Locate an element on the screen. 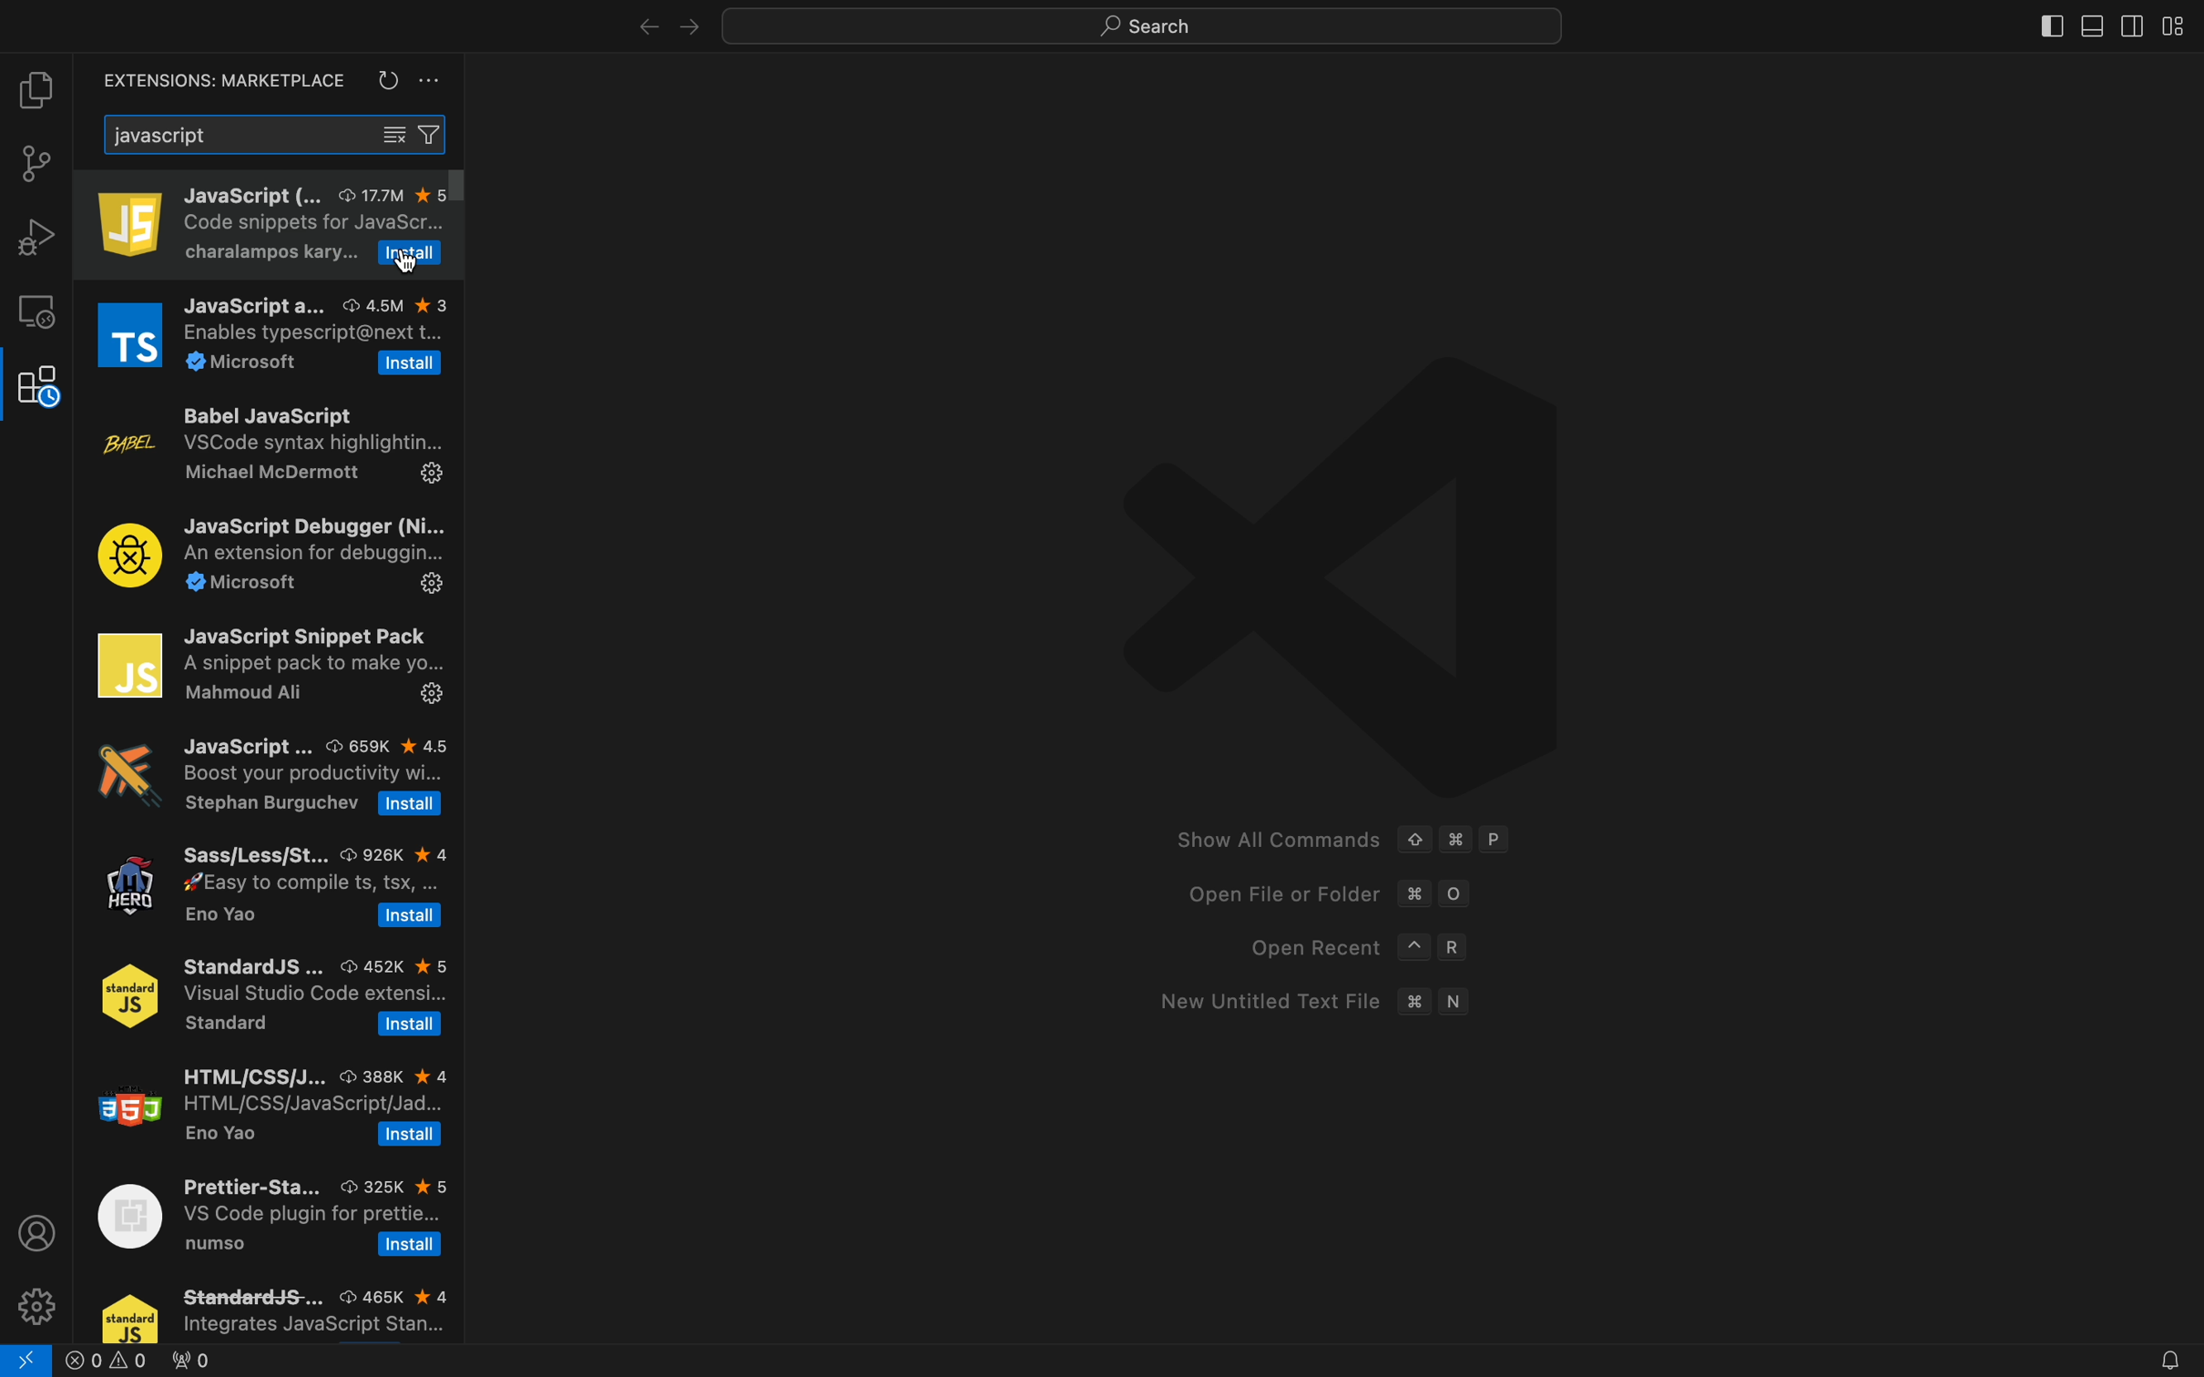 Image resolution: width=2204 pixels, height=1377 pixels. VSCode logo is located at coordinates (1313, 572).